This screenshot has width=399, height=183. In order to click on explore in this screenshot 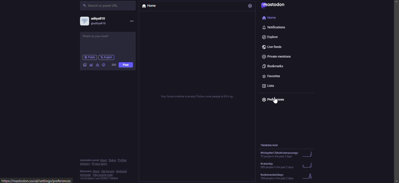, I will do `click(269, 36)`.